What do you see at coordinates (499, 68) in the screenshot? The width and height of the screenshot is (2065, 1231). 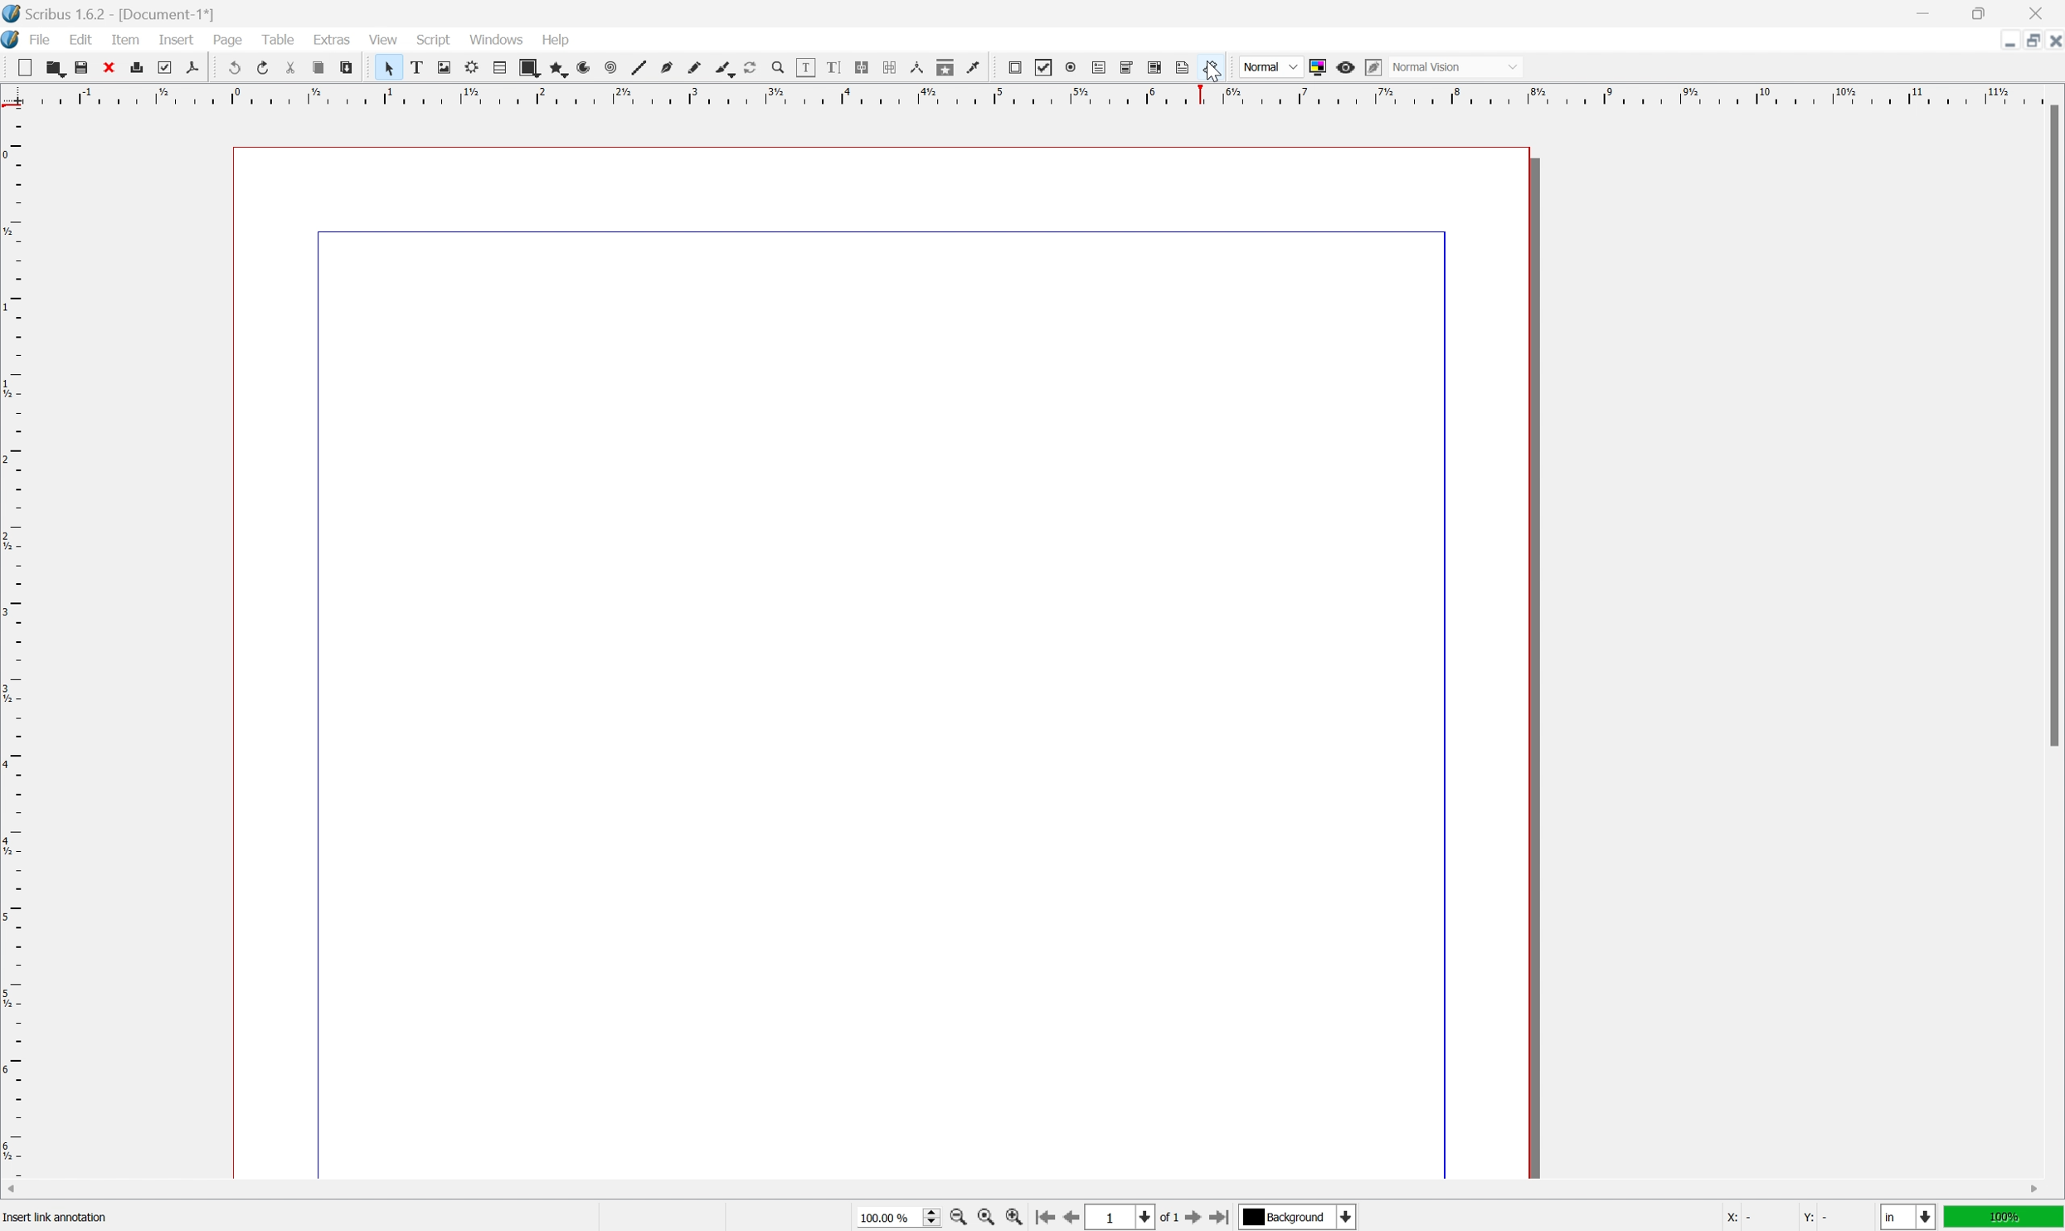 I see `table` at bounding box center [499, 68].